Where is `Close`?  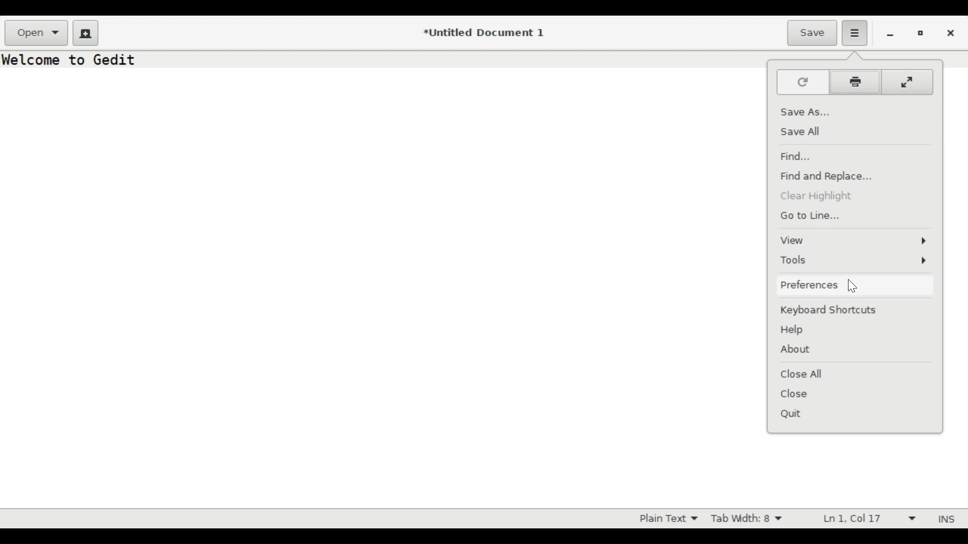 Close is located at coordinates (951, 33).